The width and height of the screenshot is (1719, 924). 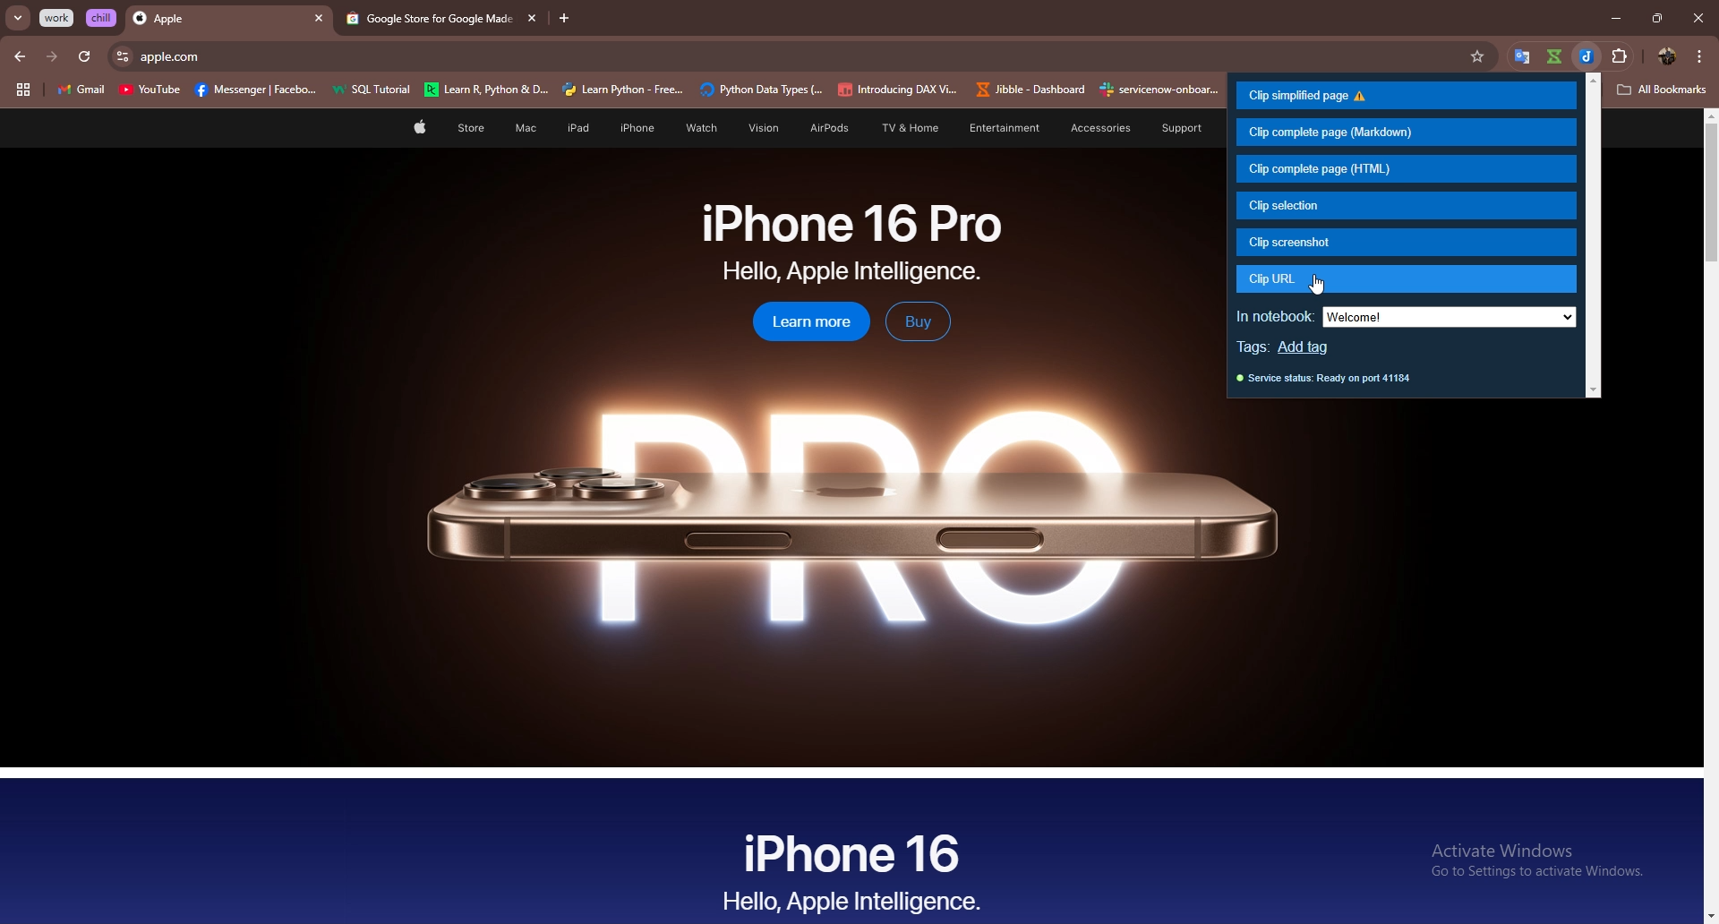 What do you see at coordinates (907, 129) in the screenshot?
I see `TV & Home` at bounding box center [907, 129].